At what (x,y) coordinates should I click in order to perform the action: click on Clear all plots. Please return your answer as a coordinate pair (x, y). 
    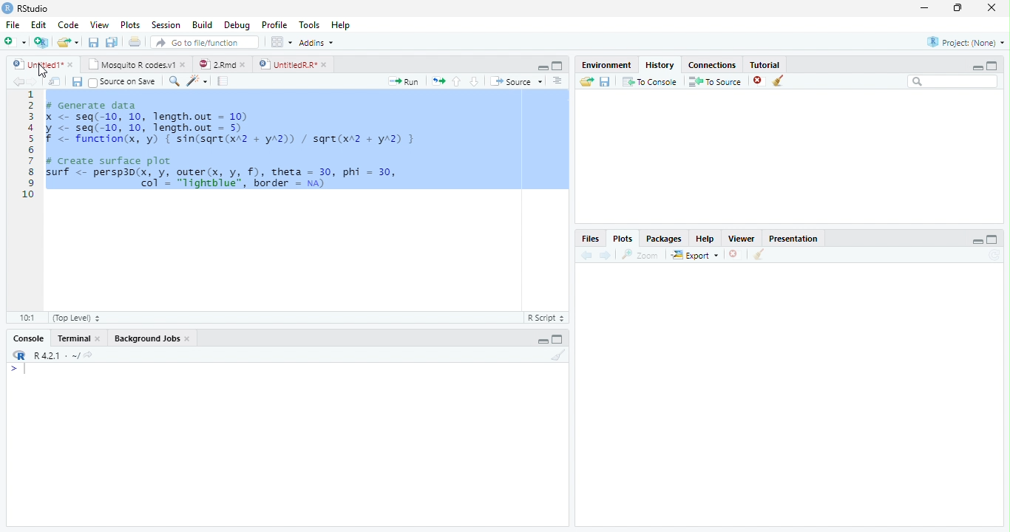
    Looking at the image, I should click on (759, 254).